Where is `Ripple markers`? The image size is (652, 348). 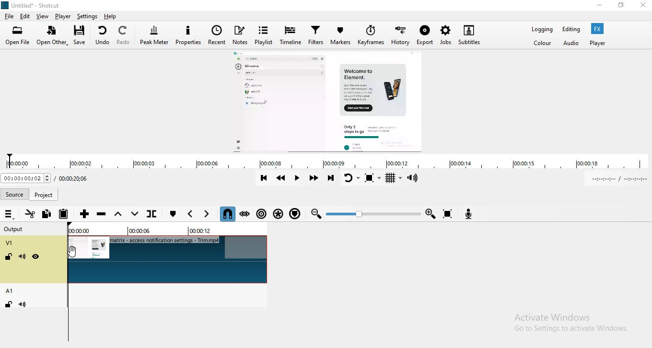
Ripple markers is located at coordinates (295, 213).